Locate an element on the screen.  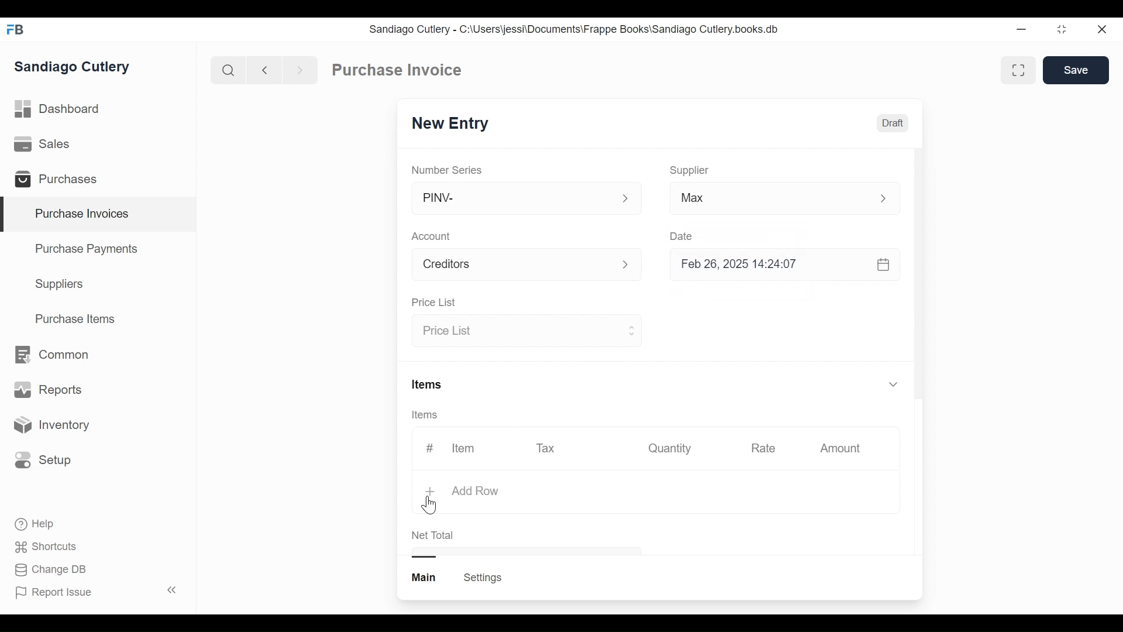
PINV- is located at coordinates (512, 198).